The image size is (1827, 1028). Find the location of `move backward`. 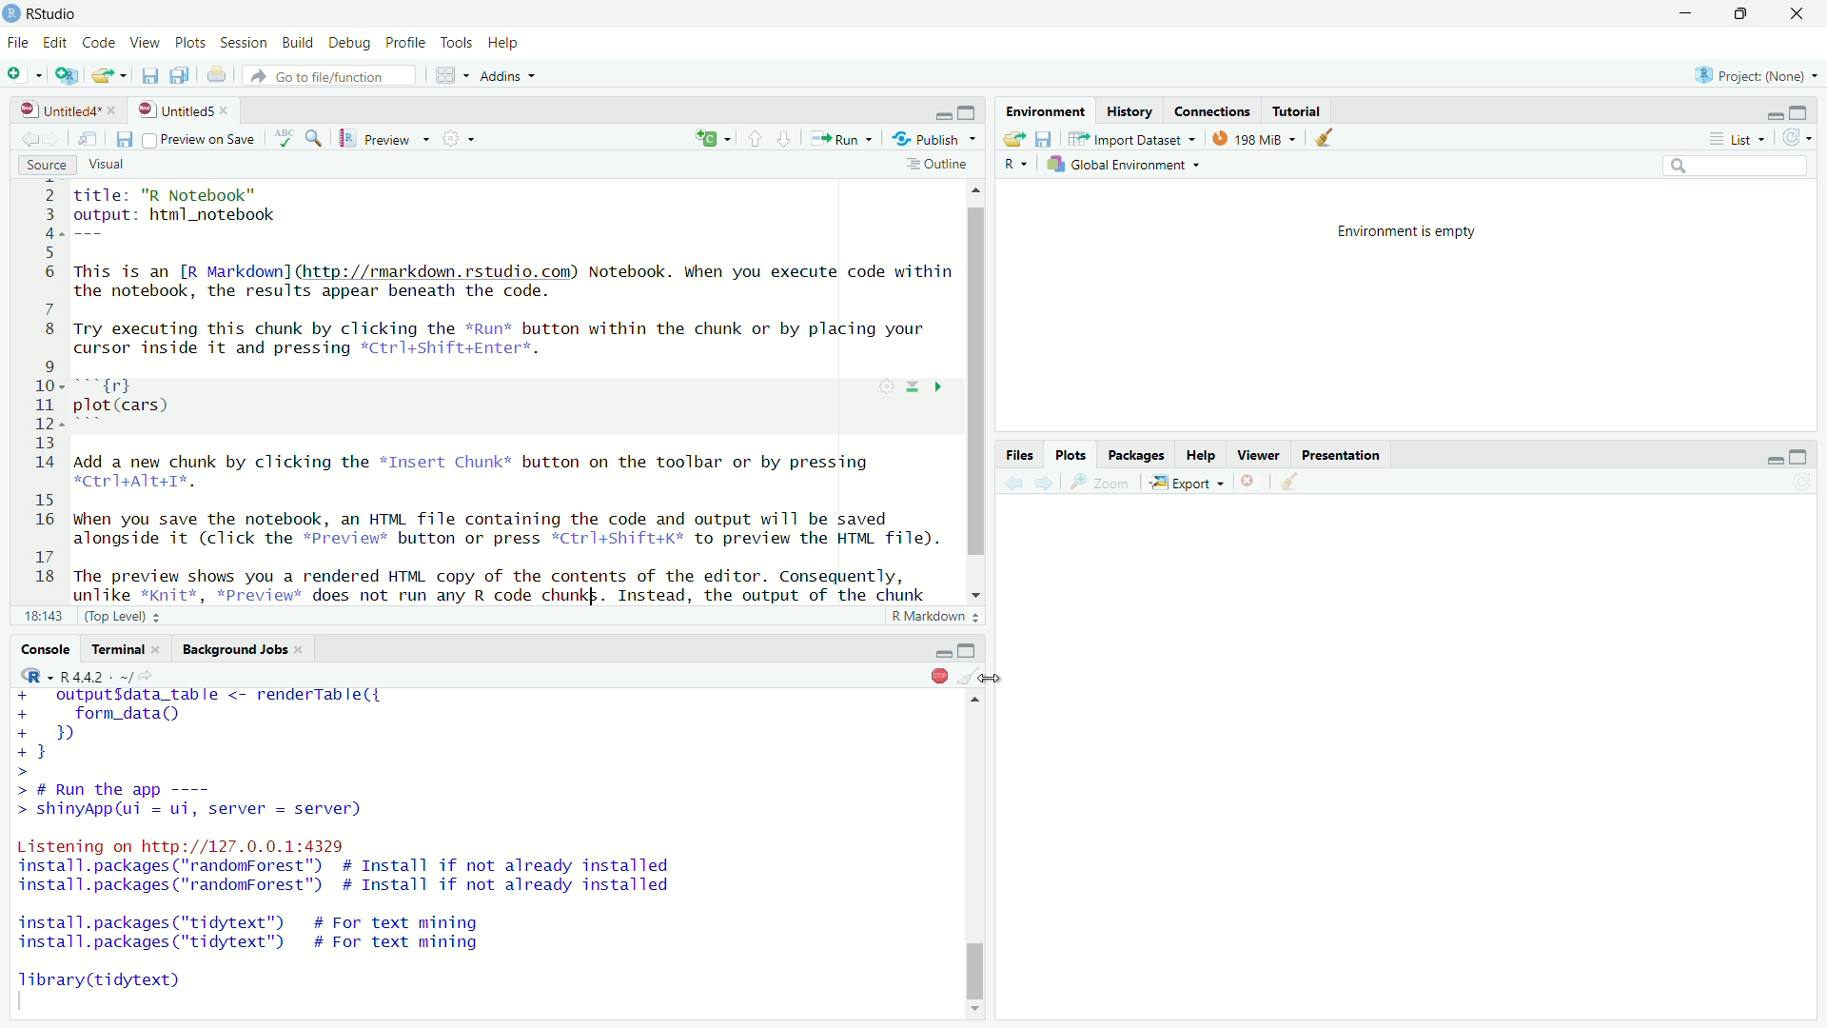

move backward is located at coordinates (55, 138).